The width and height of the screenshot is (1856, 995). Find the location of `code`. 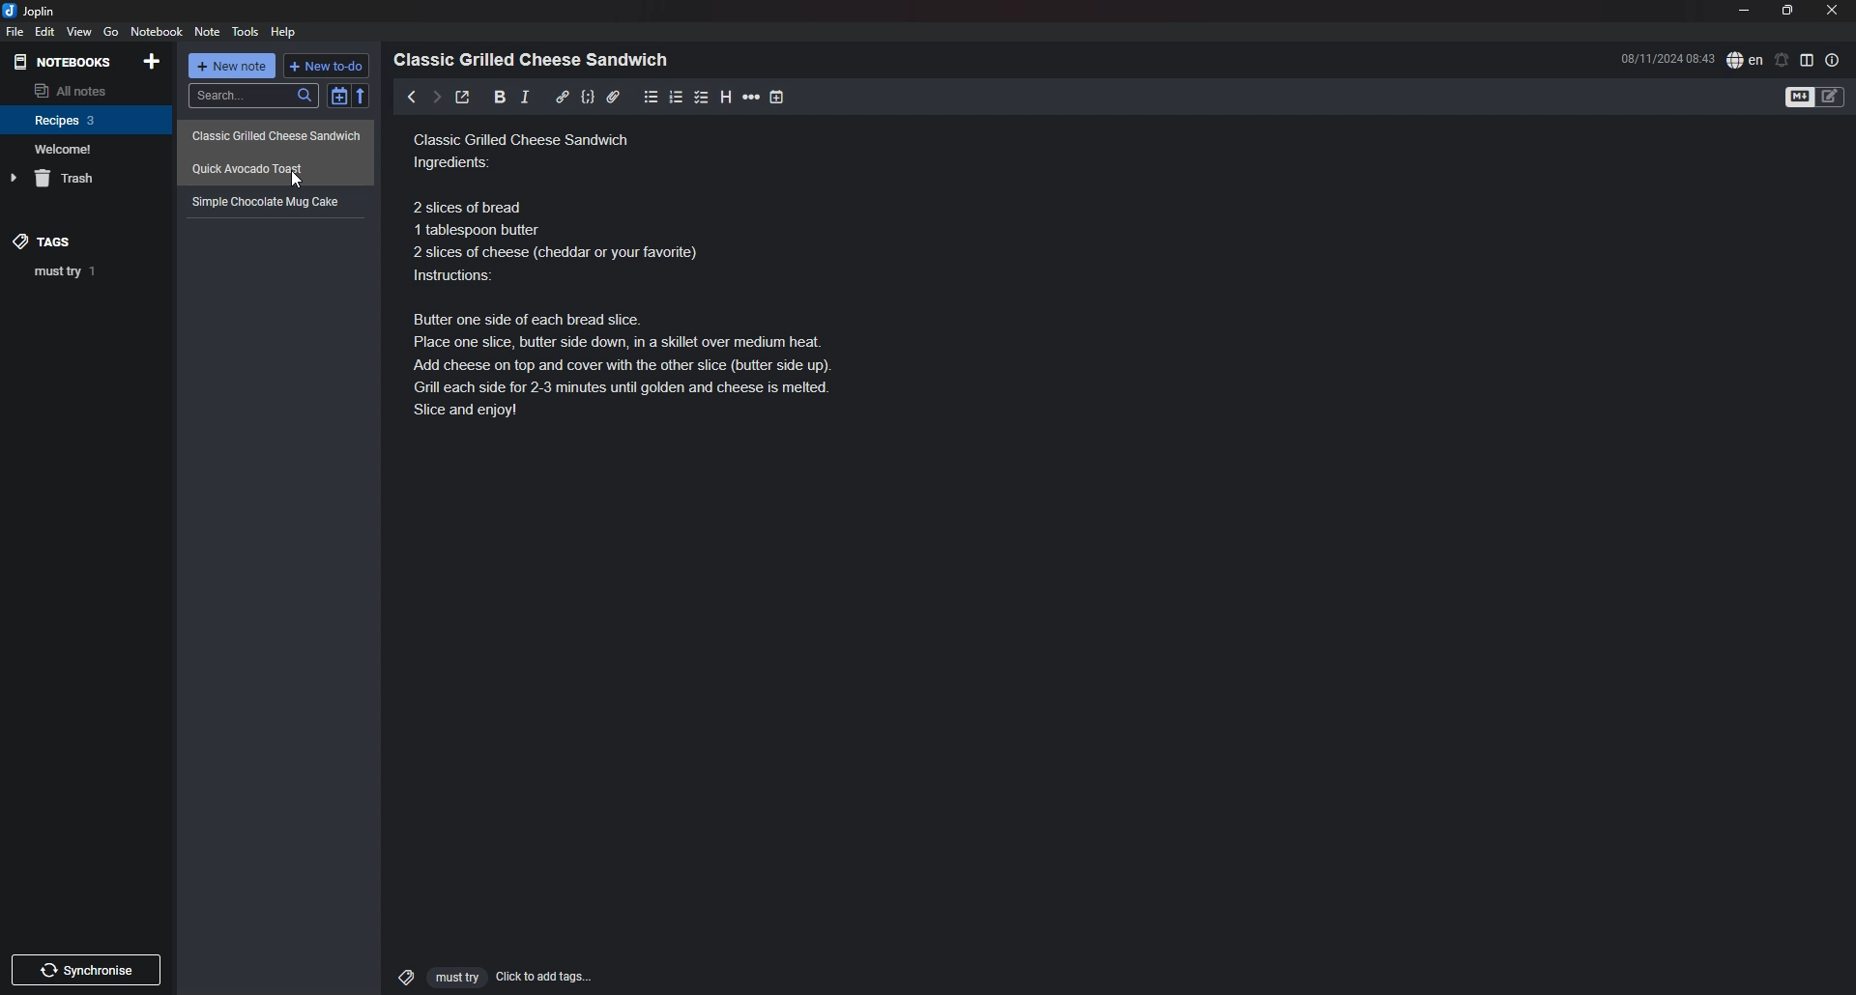

code is located at coordinates (587, 97).